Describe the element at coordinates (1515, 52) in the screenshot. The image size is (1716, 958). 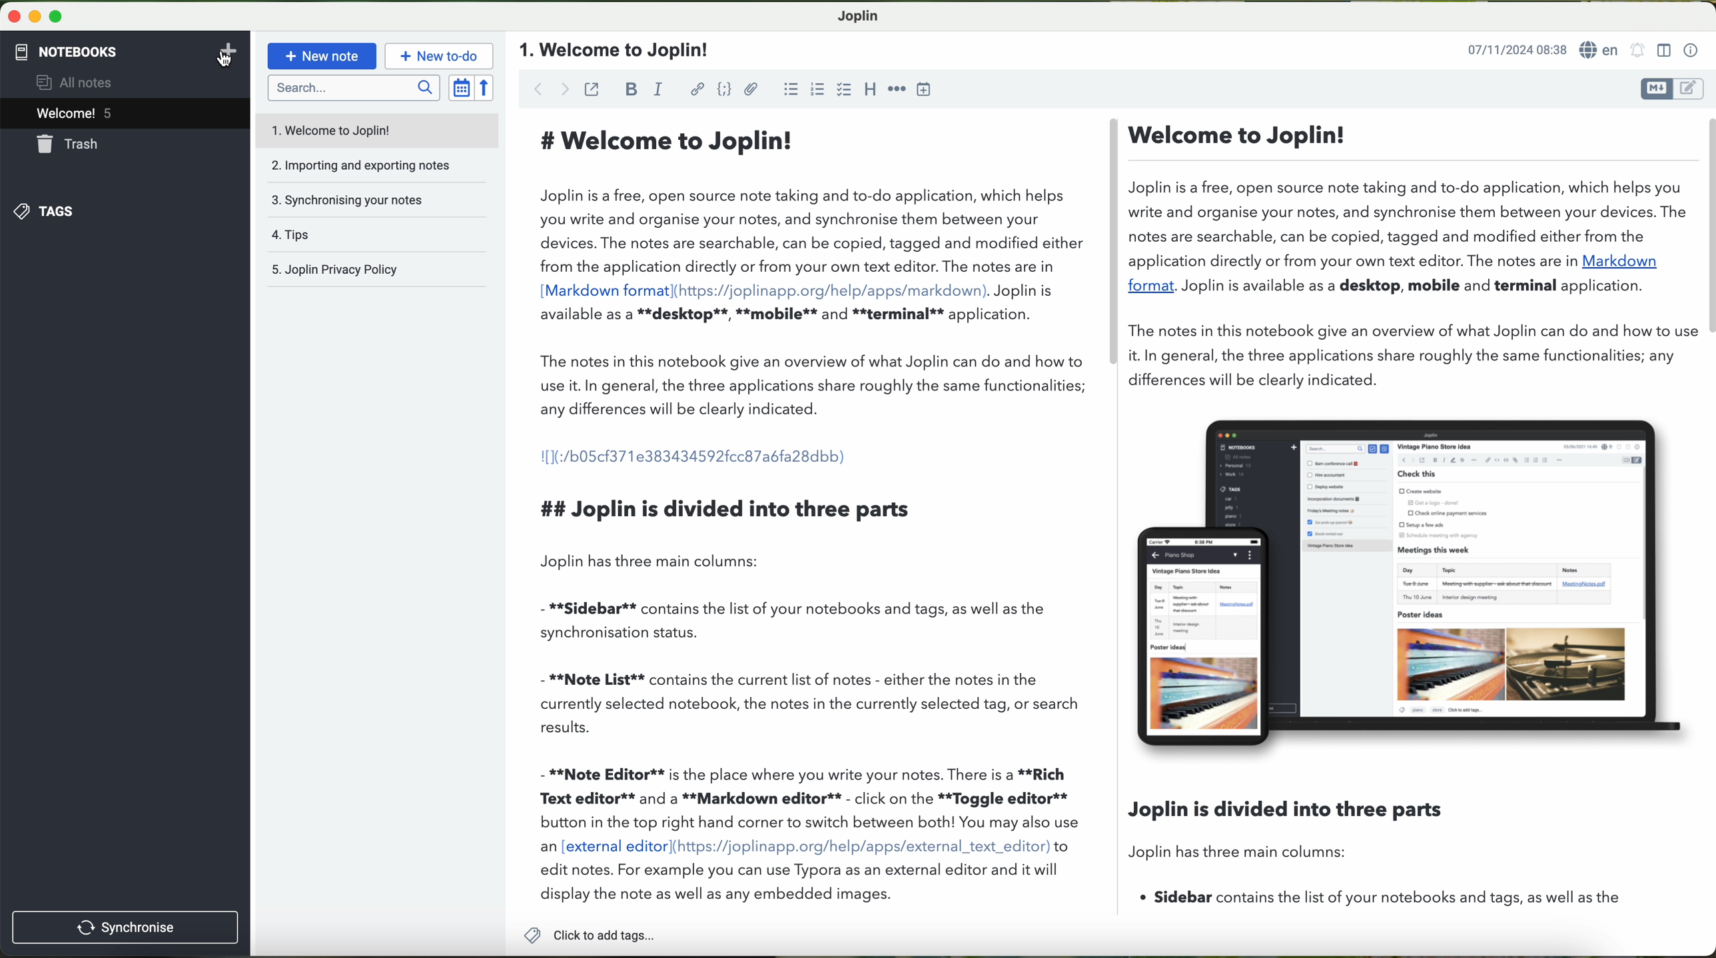
I see `date and hour` at that location.